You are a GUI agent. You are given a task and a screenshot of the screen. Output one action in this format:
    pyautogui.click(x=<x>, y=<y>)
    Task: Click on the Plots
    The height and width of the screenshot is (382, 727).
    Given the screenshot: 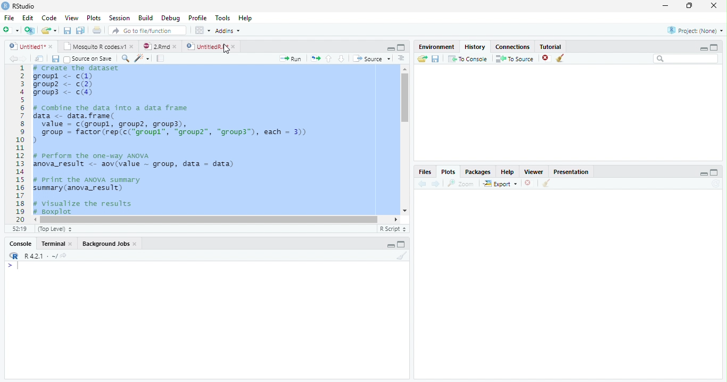 What is the action you would take?
    pyautogui.click(x=94, y=18)
    